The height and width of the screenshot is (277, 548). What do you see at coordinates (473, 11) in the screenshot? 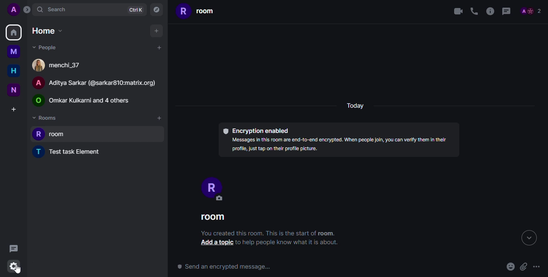
I see `voice call` at bounding box center [473, 11].